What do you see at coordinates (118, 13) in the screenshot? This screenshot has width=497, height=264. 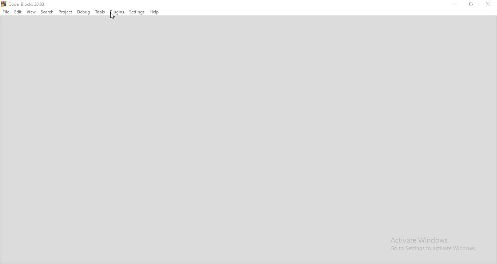 I see `plugins` at bounding box center [118, 13].